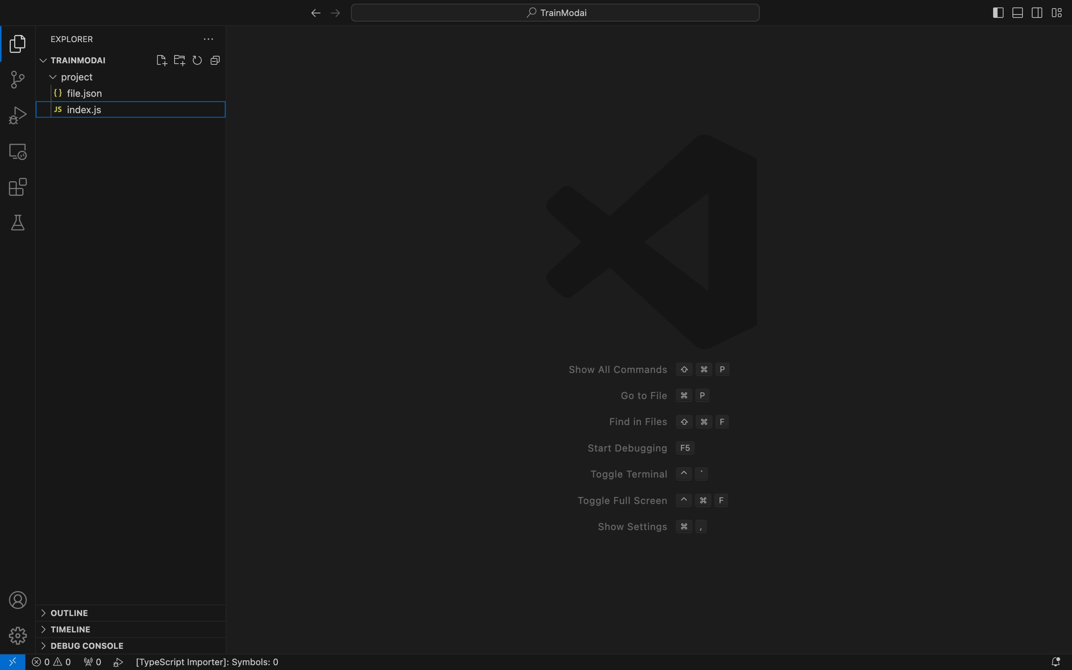  What do you see at coordinates (119, 663) in the screenshot?
I see `play` at bounding box center [119, 663].